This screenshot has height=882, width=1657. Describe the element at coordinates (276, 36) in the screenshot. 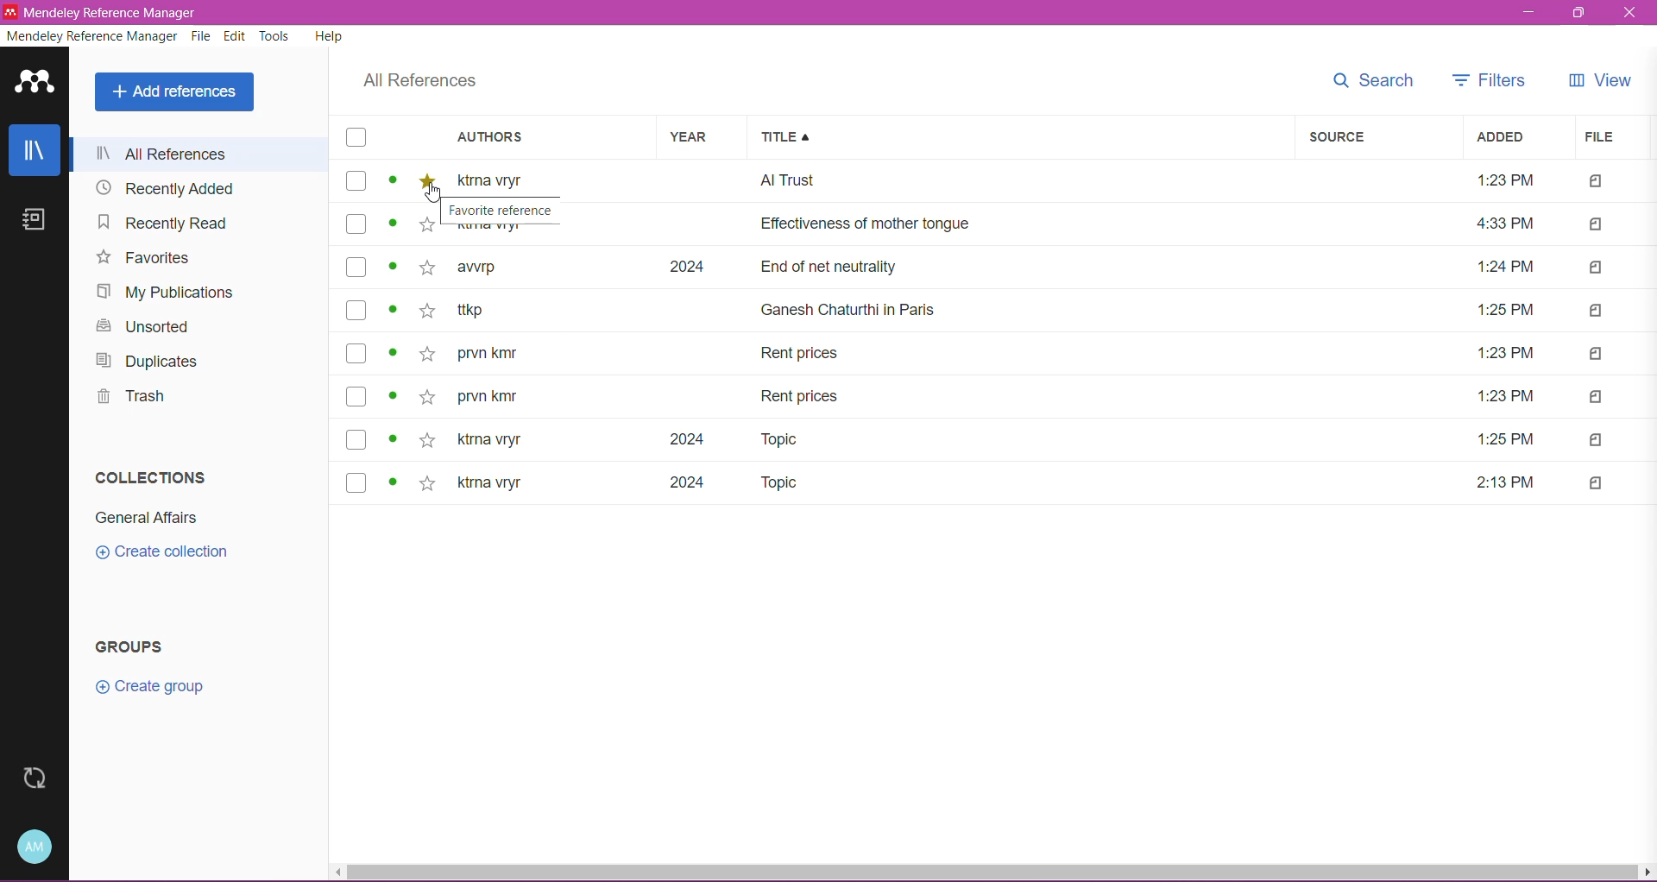

I see `Tools` at that location.